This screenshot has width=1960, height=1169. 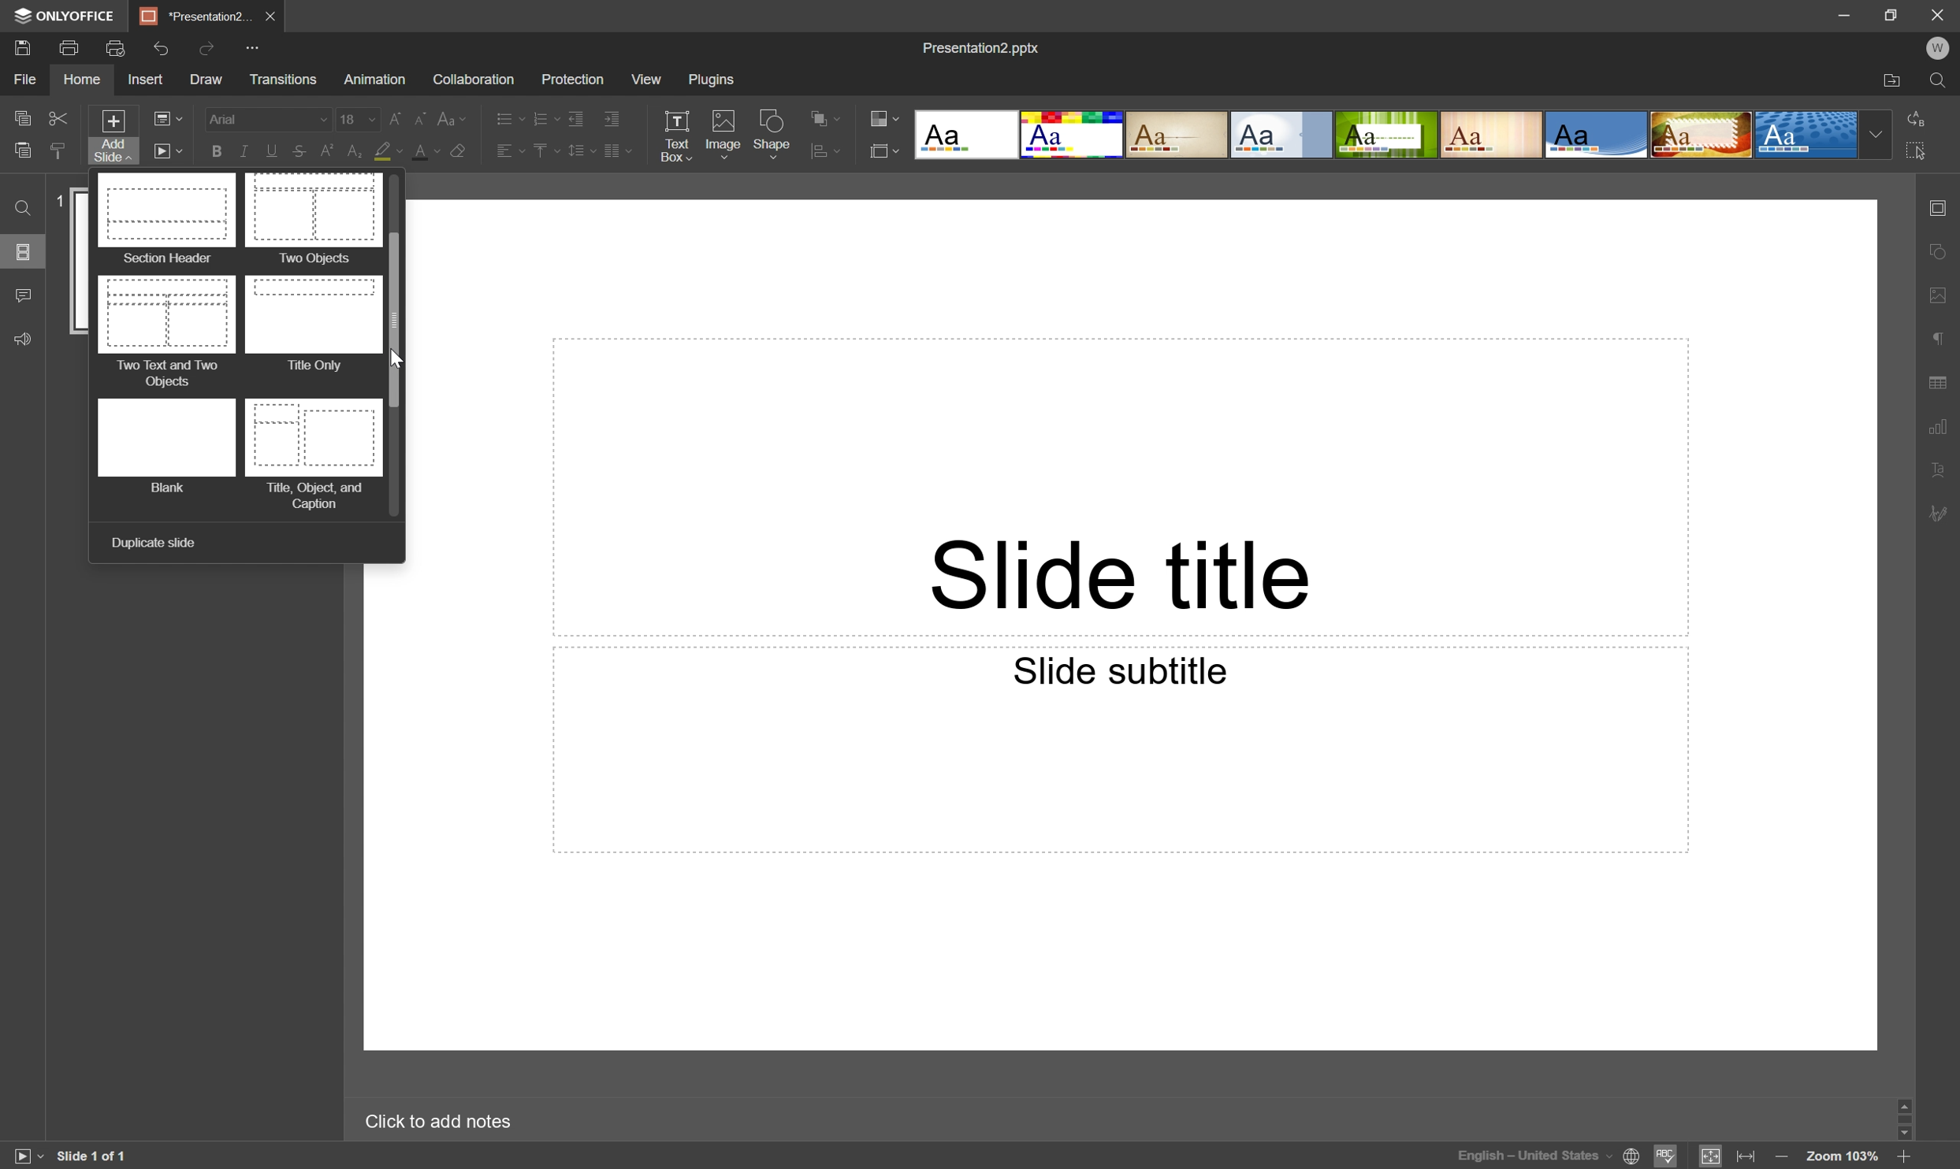 What do you see at coordinates (422, 148) in the screenshot?
I see `Font color` at bounding box center [422, 148].